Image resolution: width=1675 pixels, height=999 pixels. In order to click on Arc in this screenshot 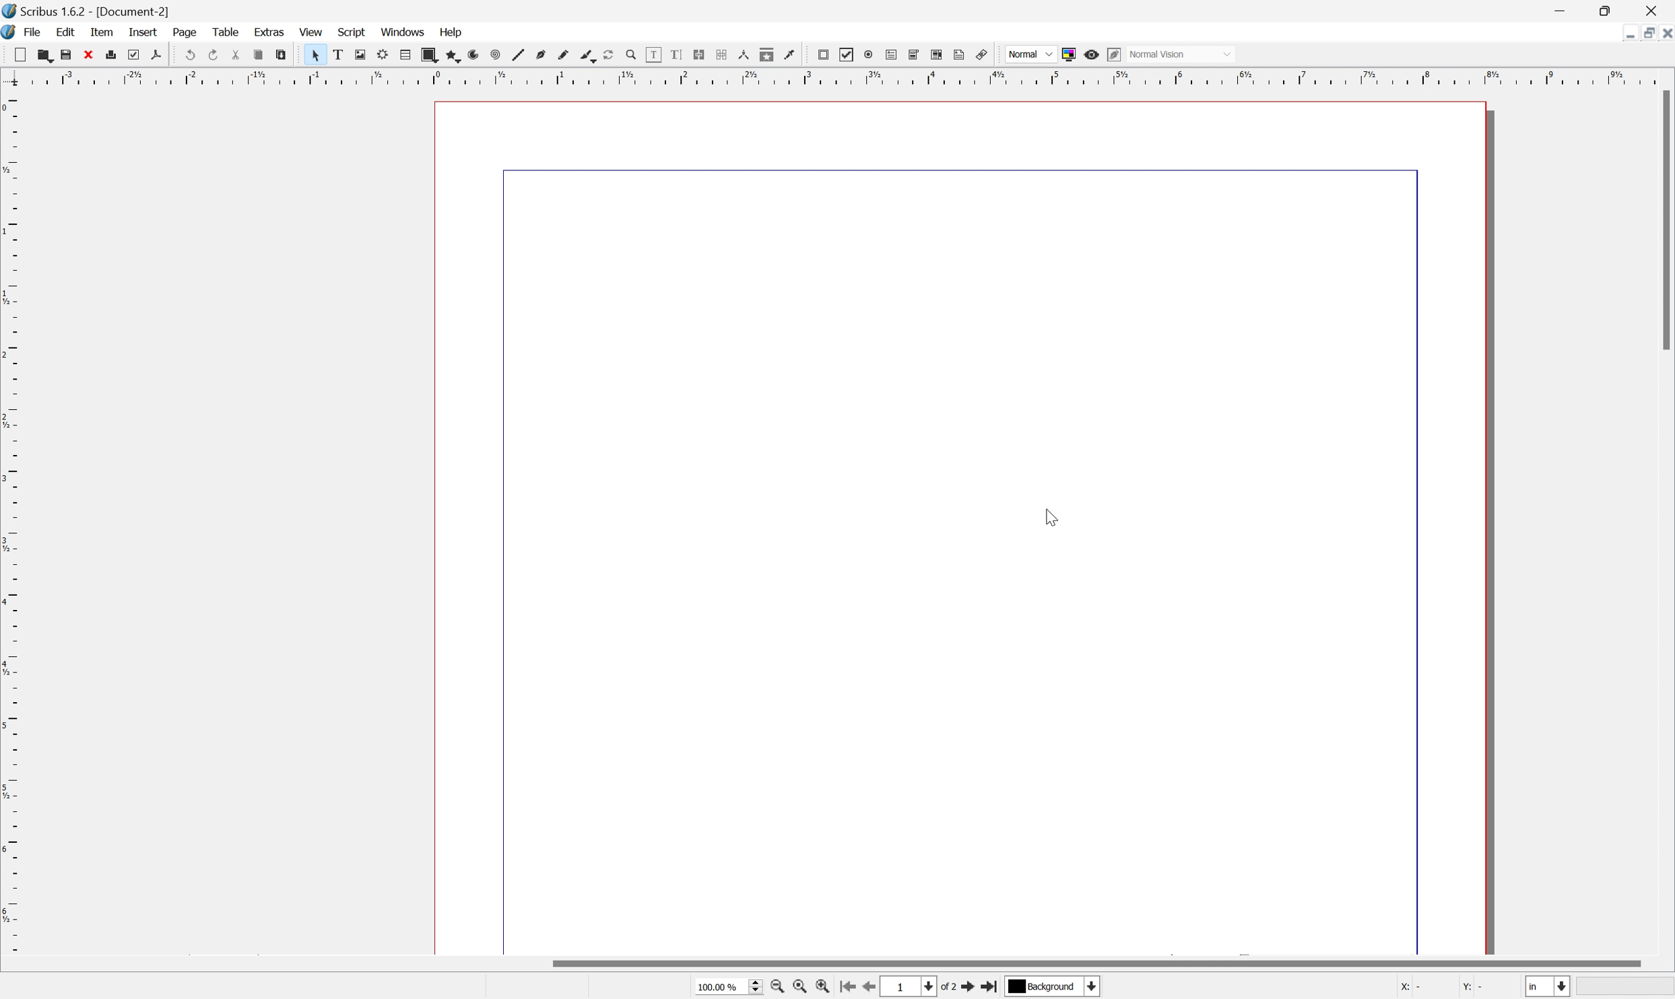, I will do `click(471, 55)`.